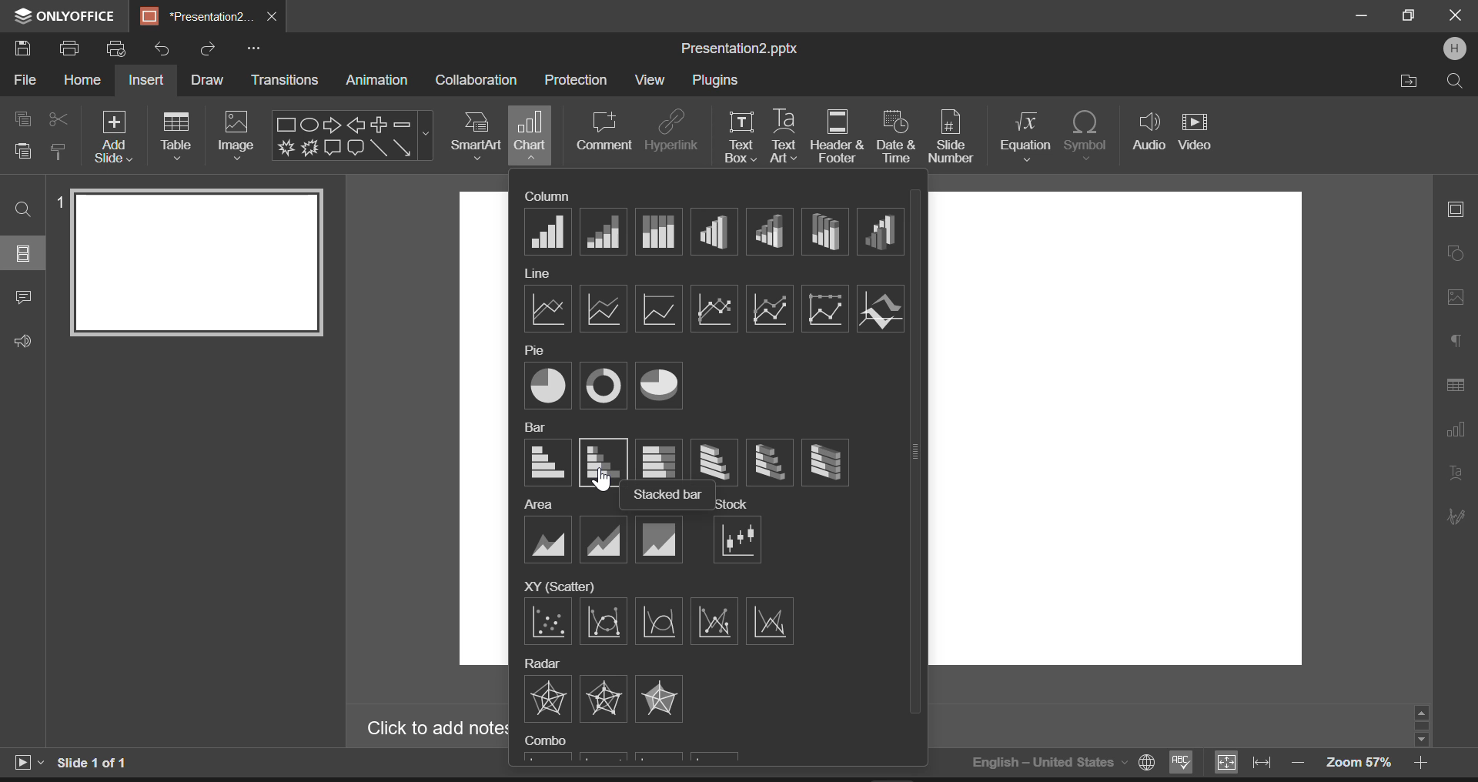  I want to click on Shape Settings, so click(1454, 252).